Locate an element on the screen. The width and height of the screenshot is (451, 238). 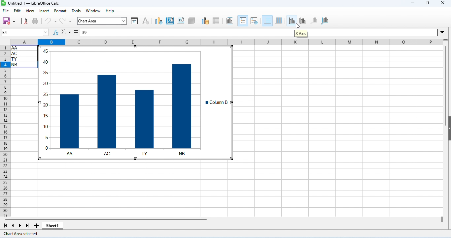
export pdf is located at coordinates (23, 21).